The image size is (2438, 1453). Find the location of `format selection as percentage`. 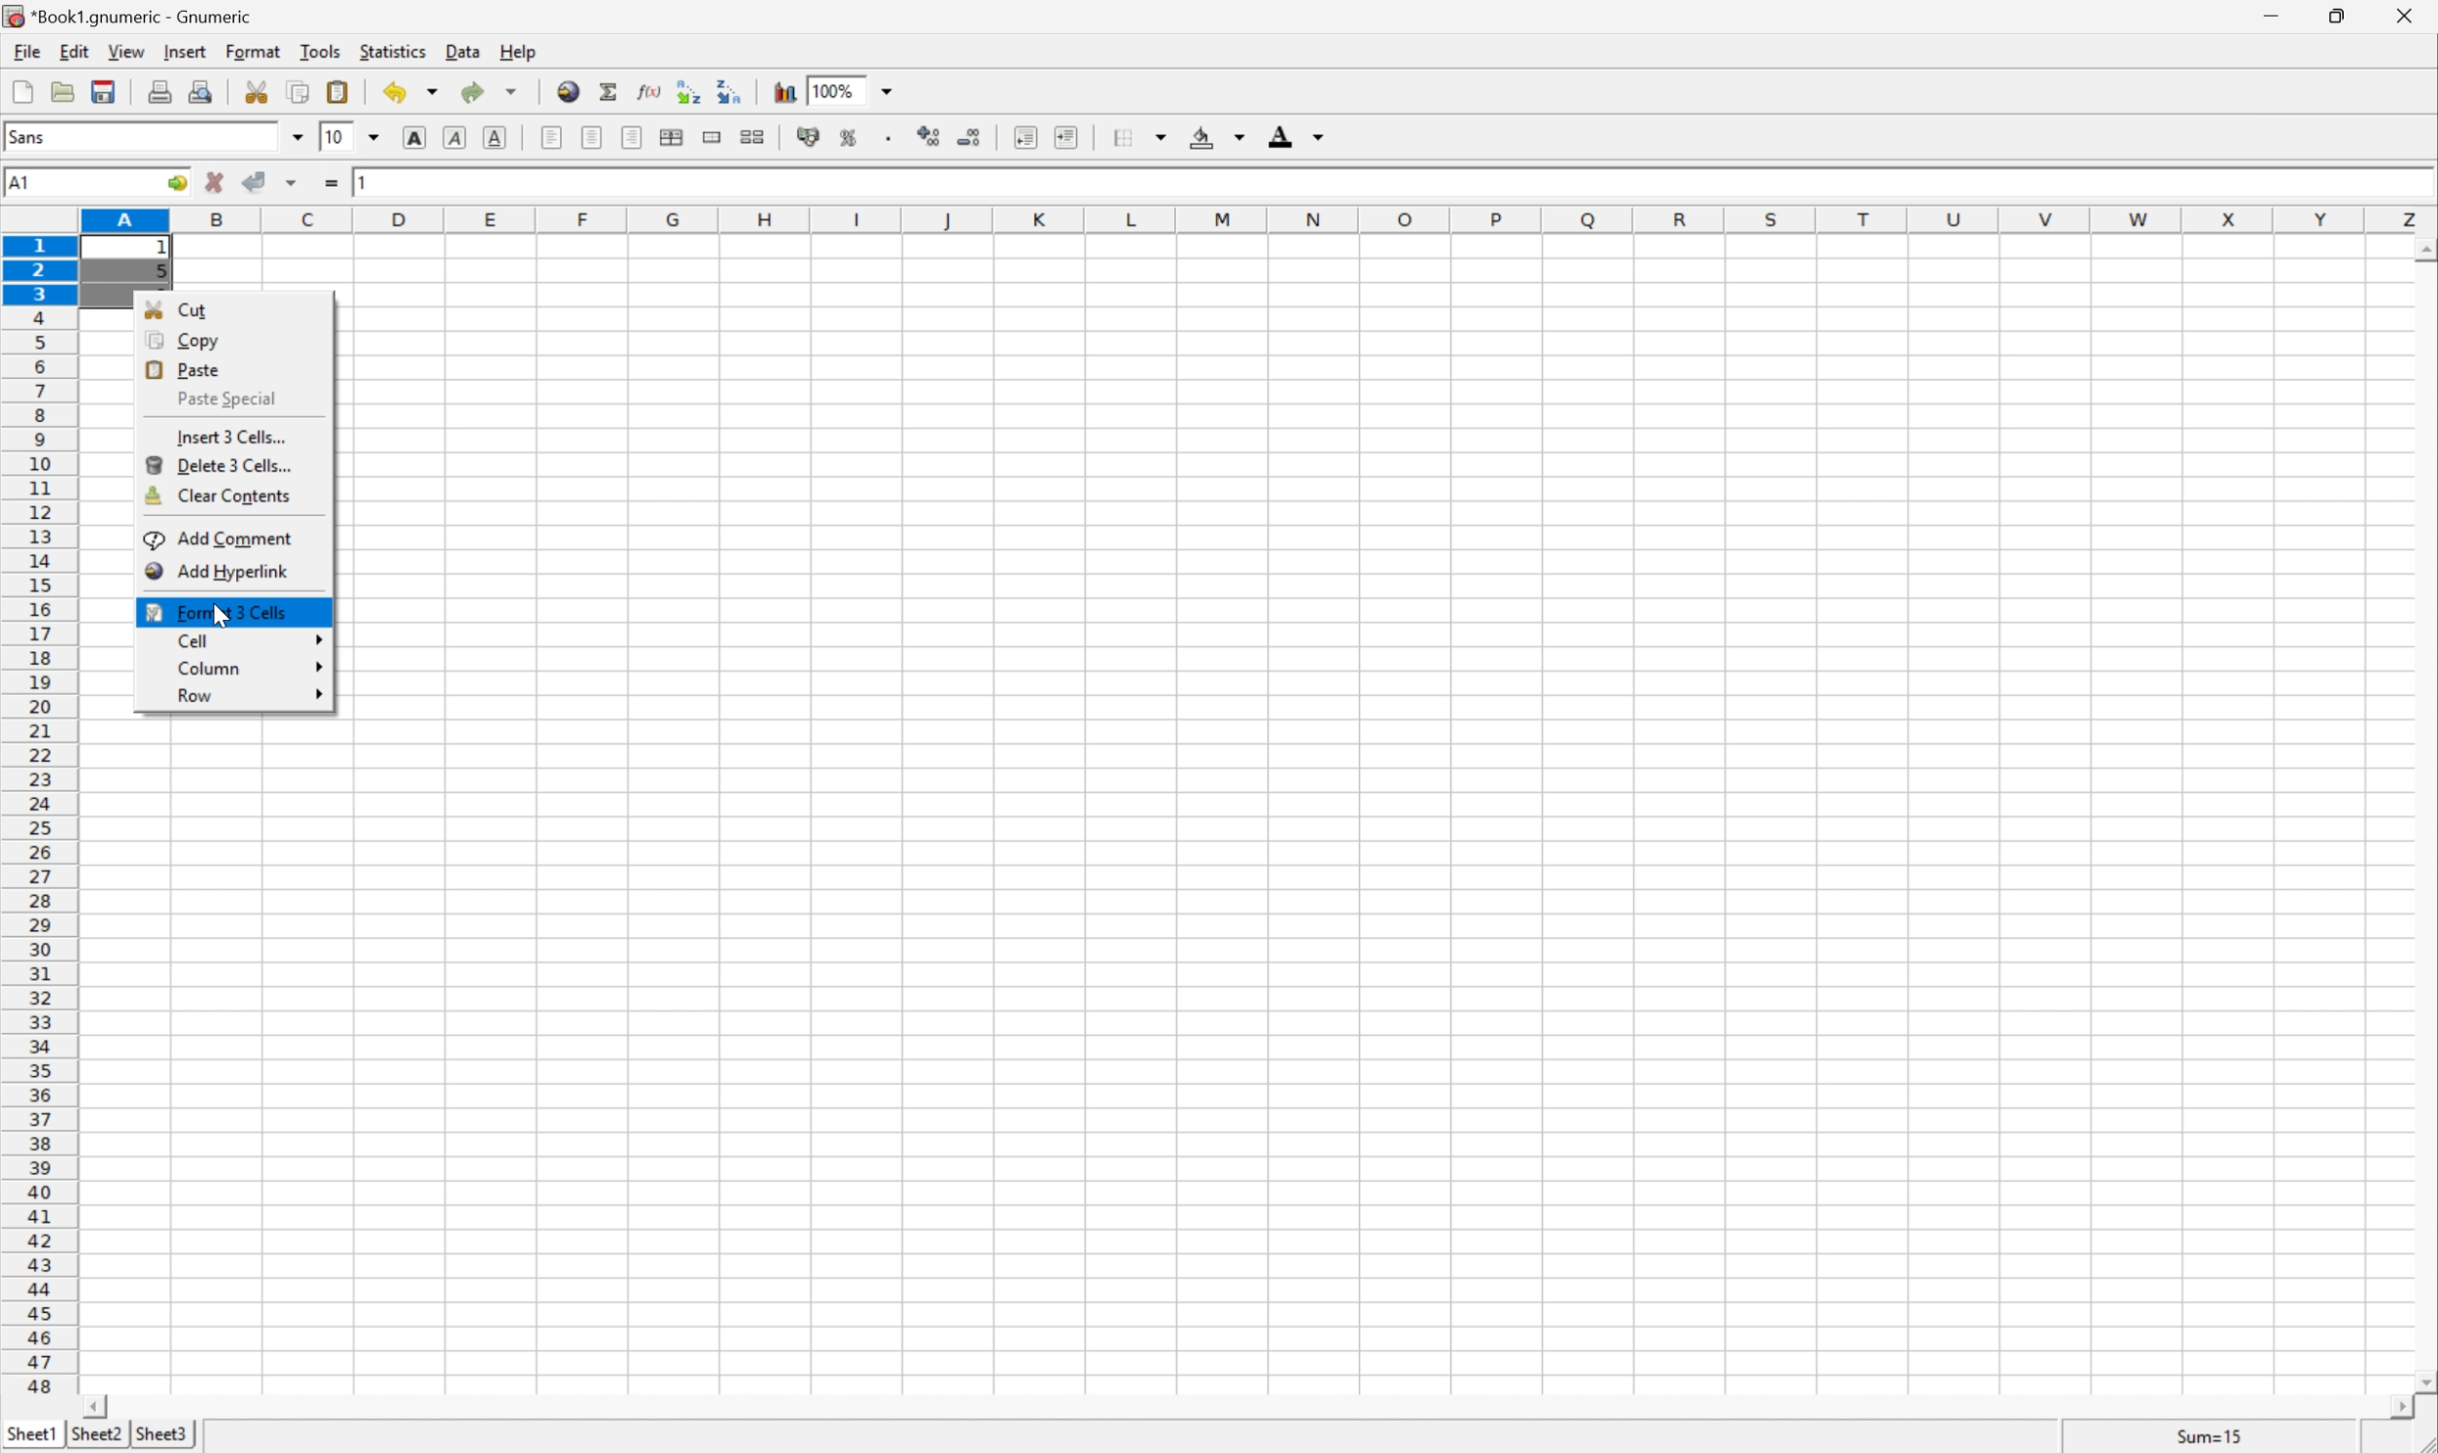

format selection as percentage is located at coordinates (849, 137).